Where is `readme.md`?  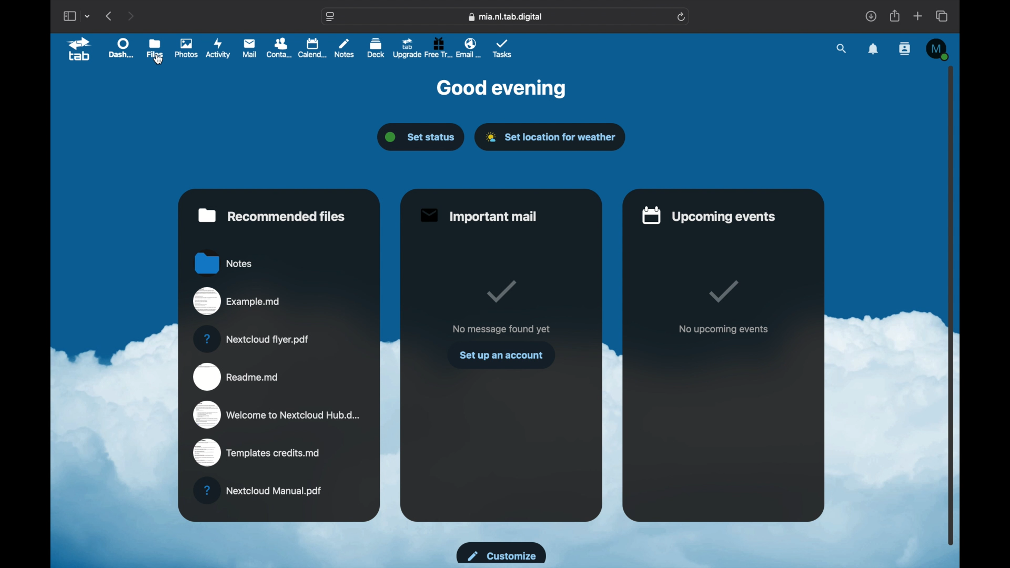 readme.md is located at coordinates (236, 377).